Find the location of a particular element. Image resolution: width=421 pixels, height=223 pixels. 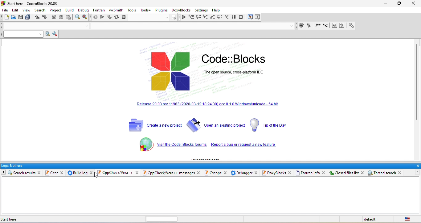

cccc is located at coordinates (30, 173).